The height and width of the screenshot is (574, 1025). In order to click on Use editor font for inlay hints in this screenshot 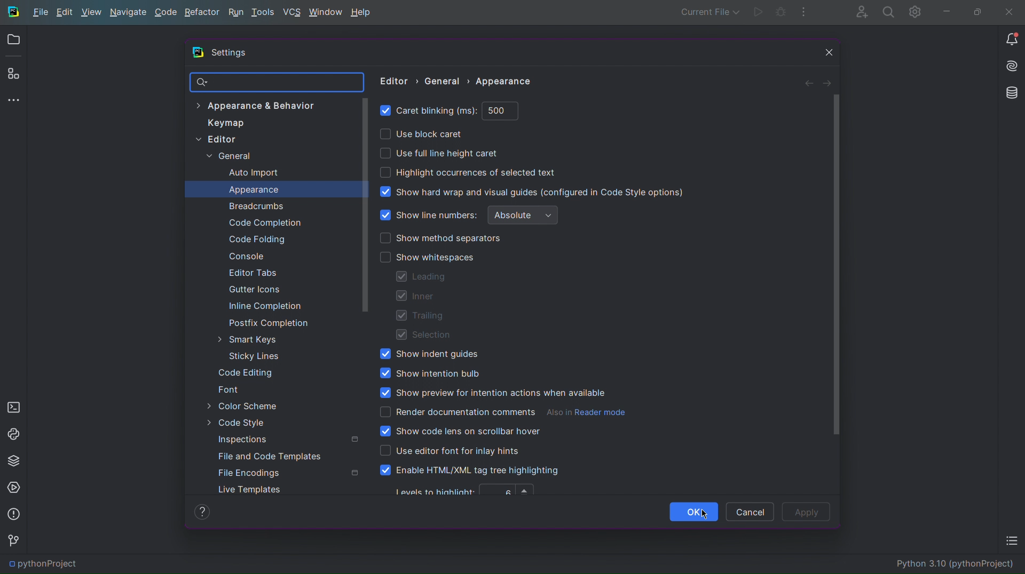, I will do `click(450, 451)`.